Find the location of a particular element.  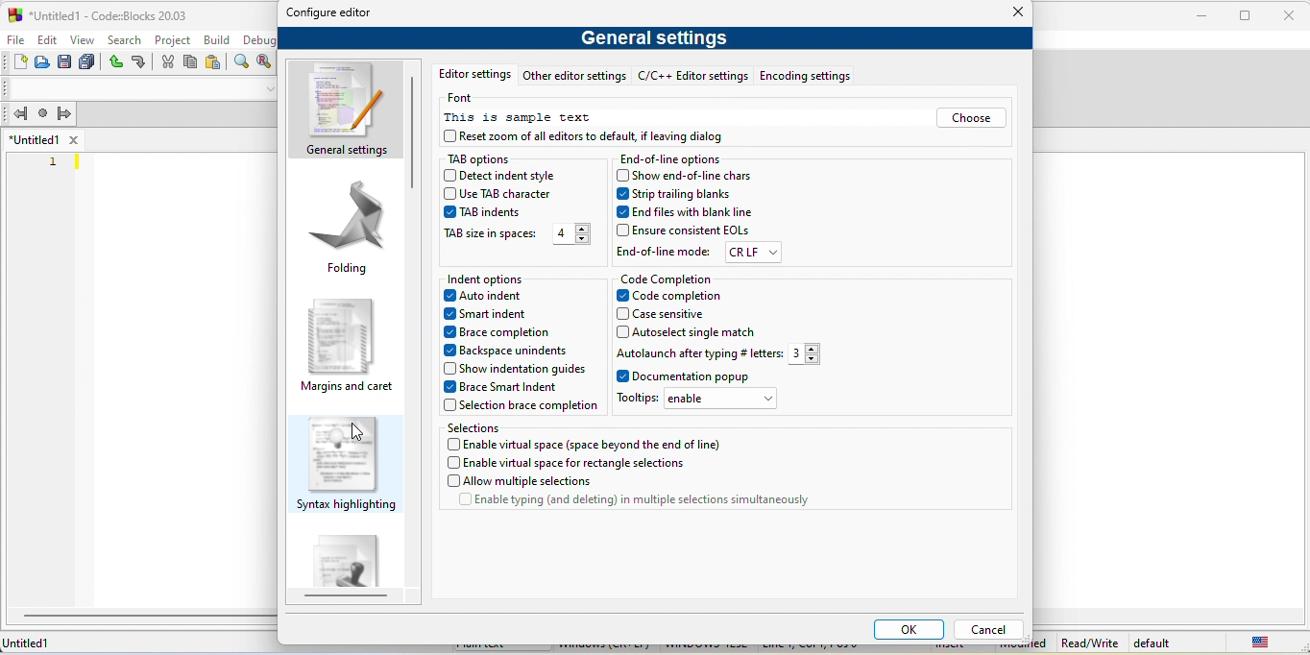

selection is located at coordinates (476, 427).